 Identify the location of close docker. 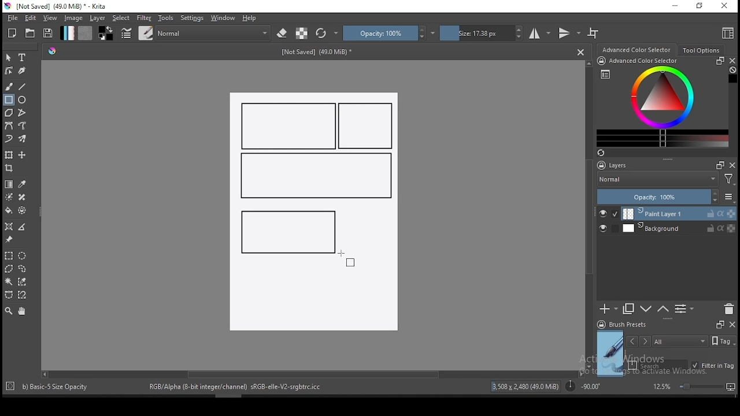
(732, 61).